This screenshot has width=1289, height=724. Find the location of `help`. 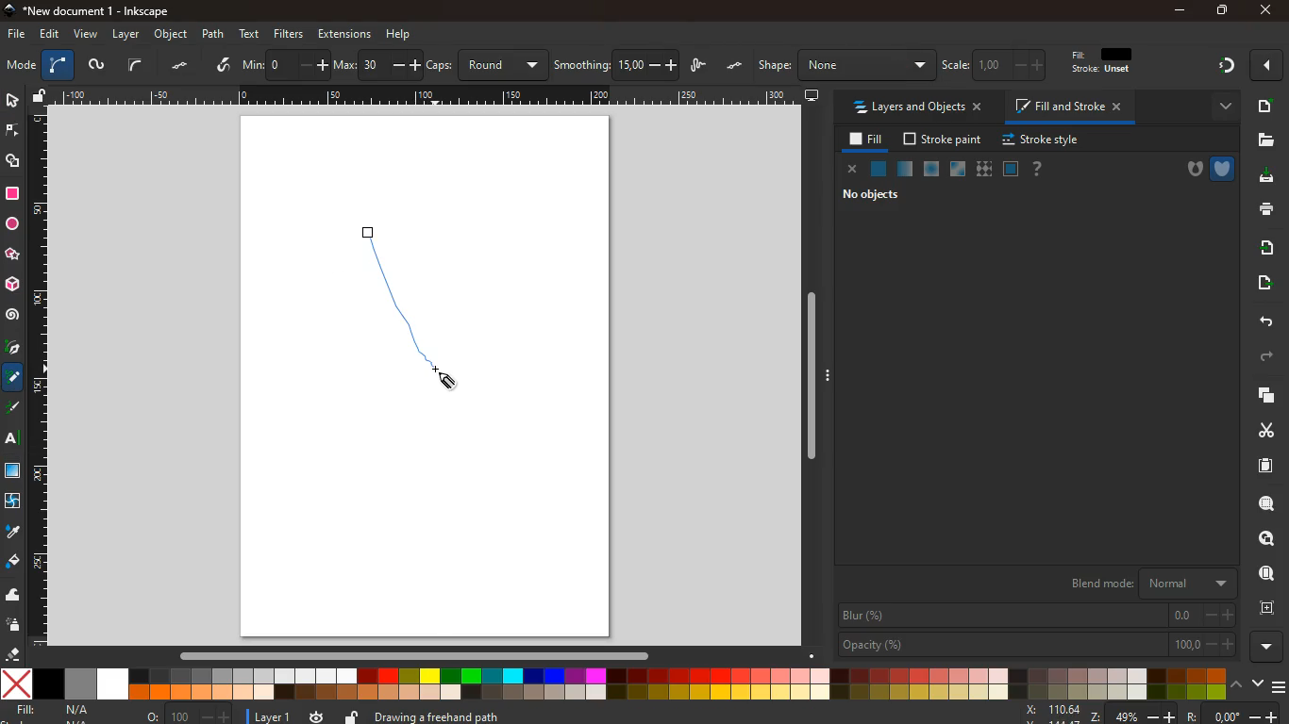

help is located at coordinates (399, 35).